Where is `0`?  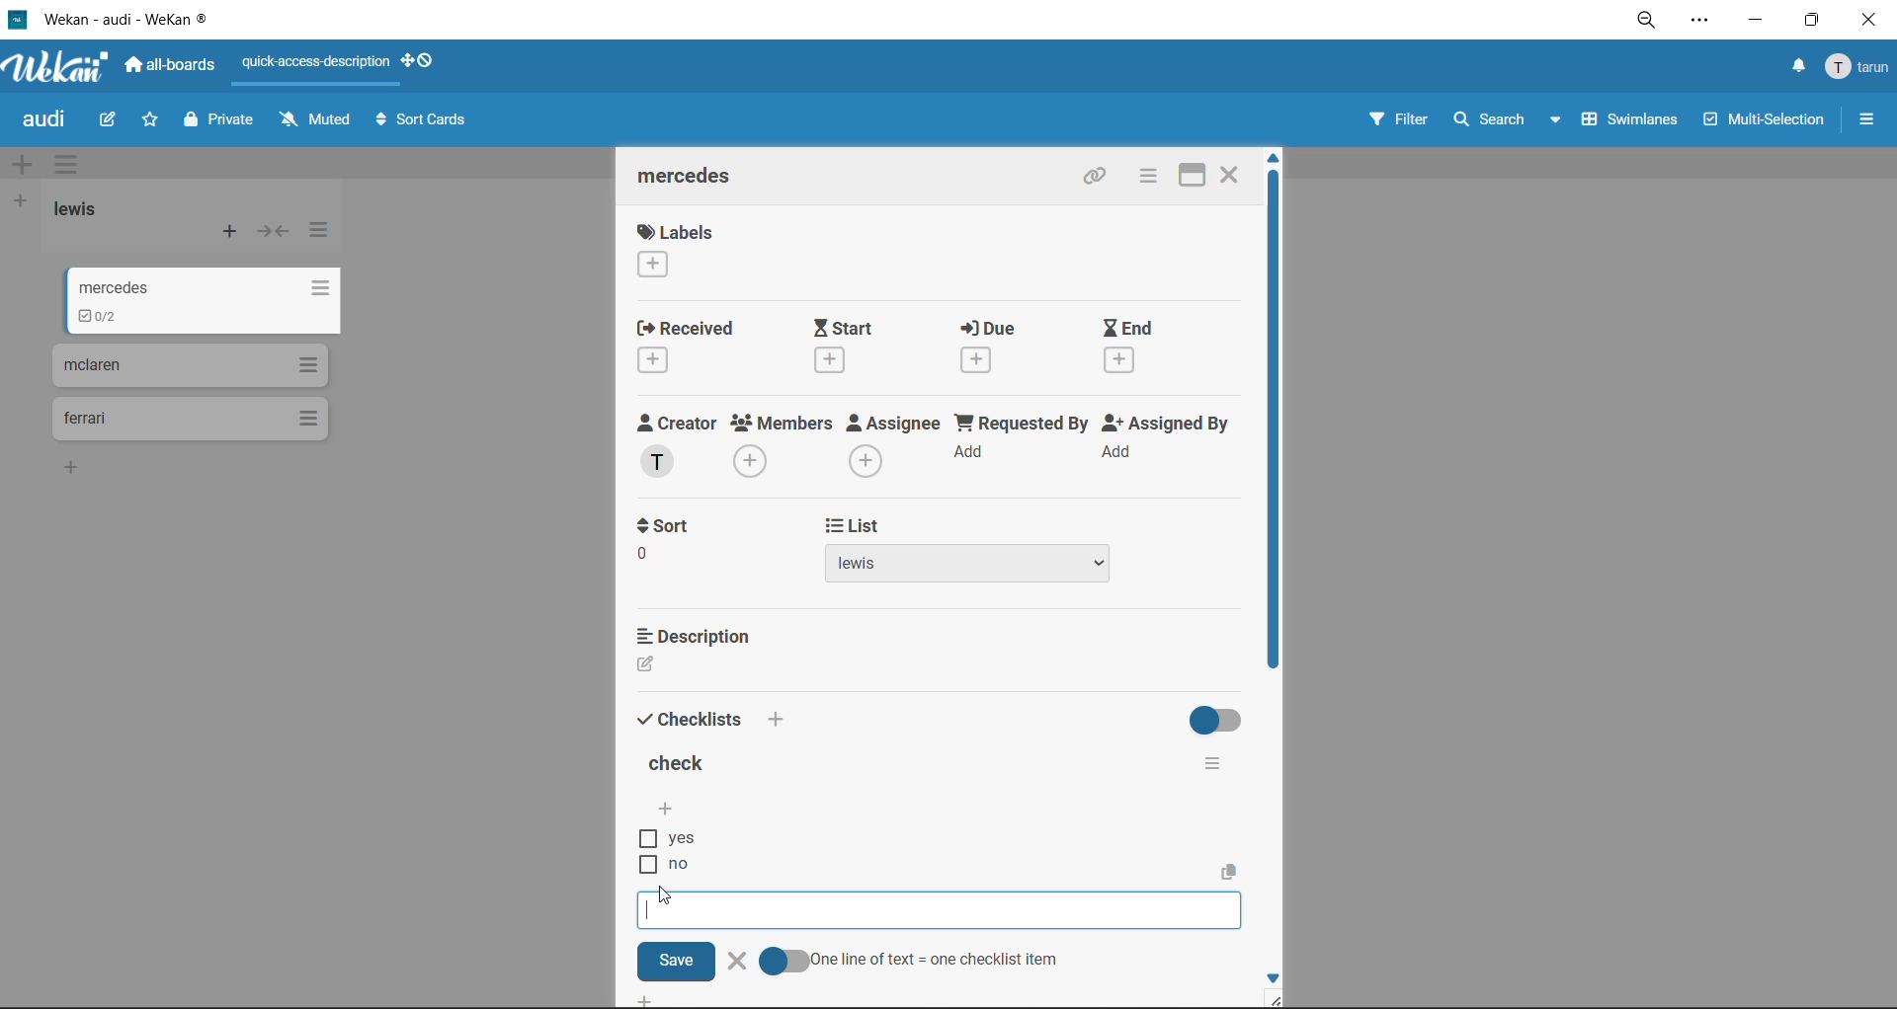 0 is located at coordinates (642, 555).